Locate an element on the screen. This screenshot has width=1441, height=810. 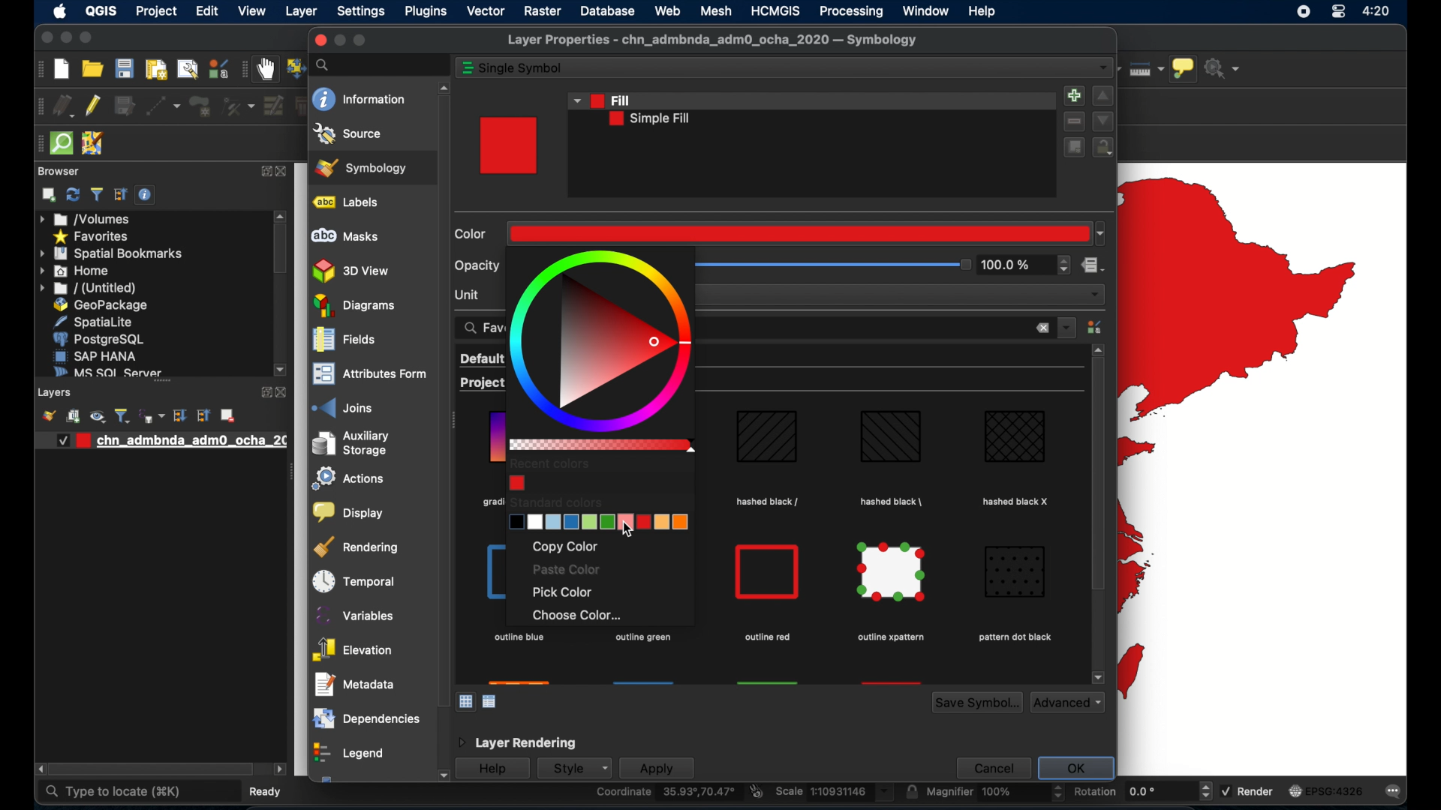
window is located at coordinates (927, 10).